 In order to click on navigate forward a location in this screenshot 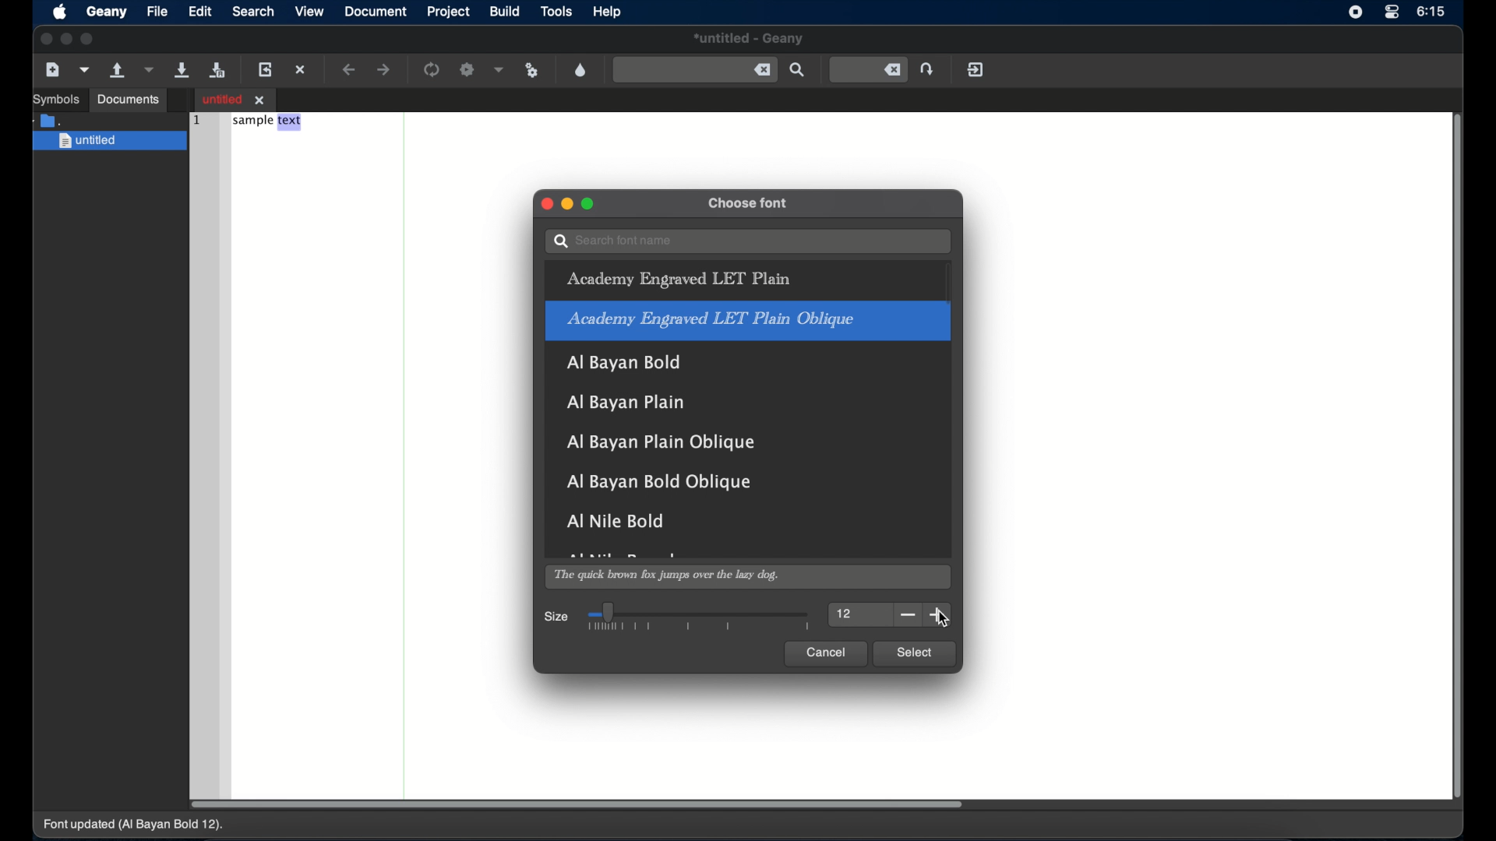, I will do `click(385, 69)`.